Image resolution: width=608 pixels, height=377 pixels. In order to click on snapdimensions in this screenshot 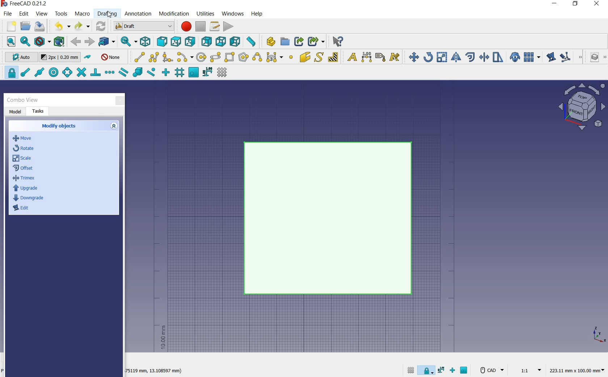, I will do `click(442, 370)`.